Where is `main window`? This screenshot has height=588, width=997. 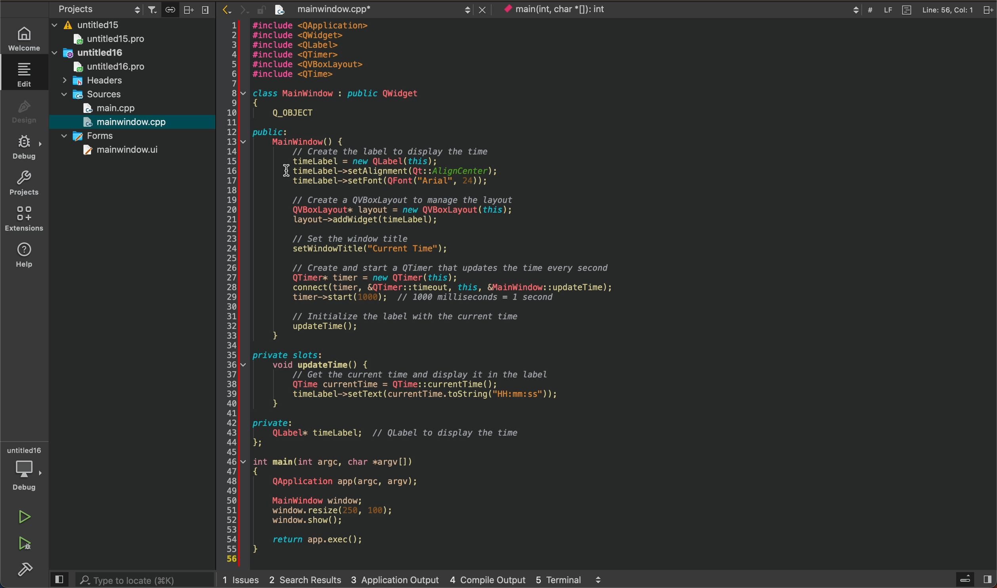
main window is located at coordinates (112, 153).